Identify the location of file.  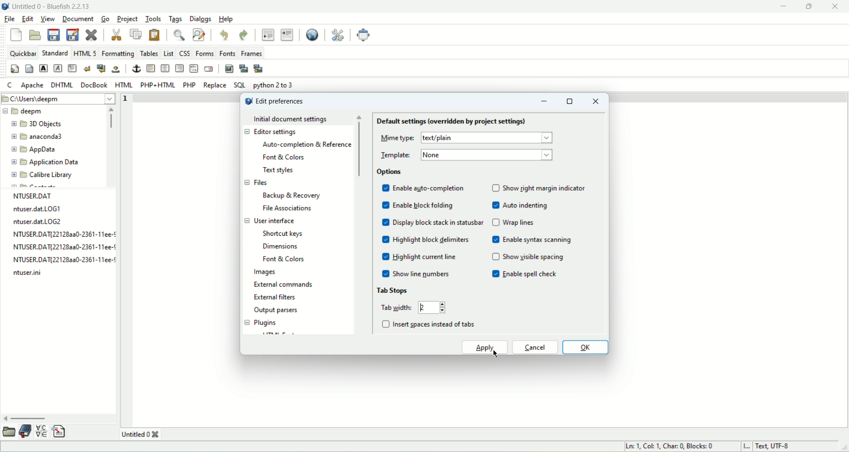
(10, 19).